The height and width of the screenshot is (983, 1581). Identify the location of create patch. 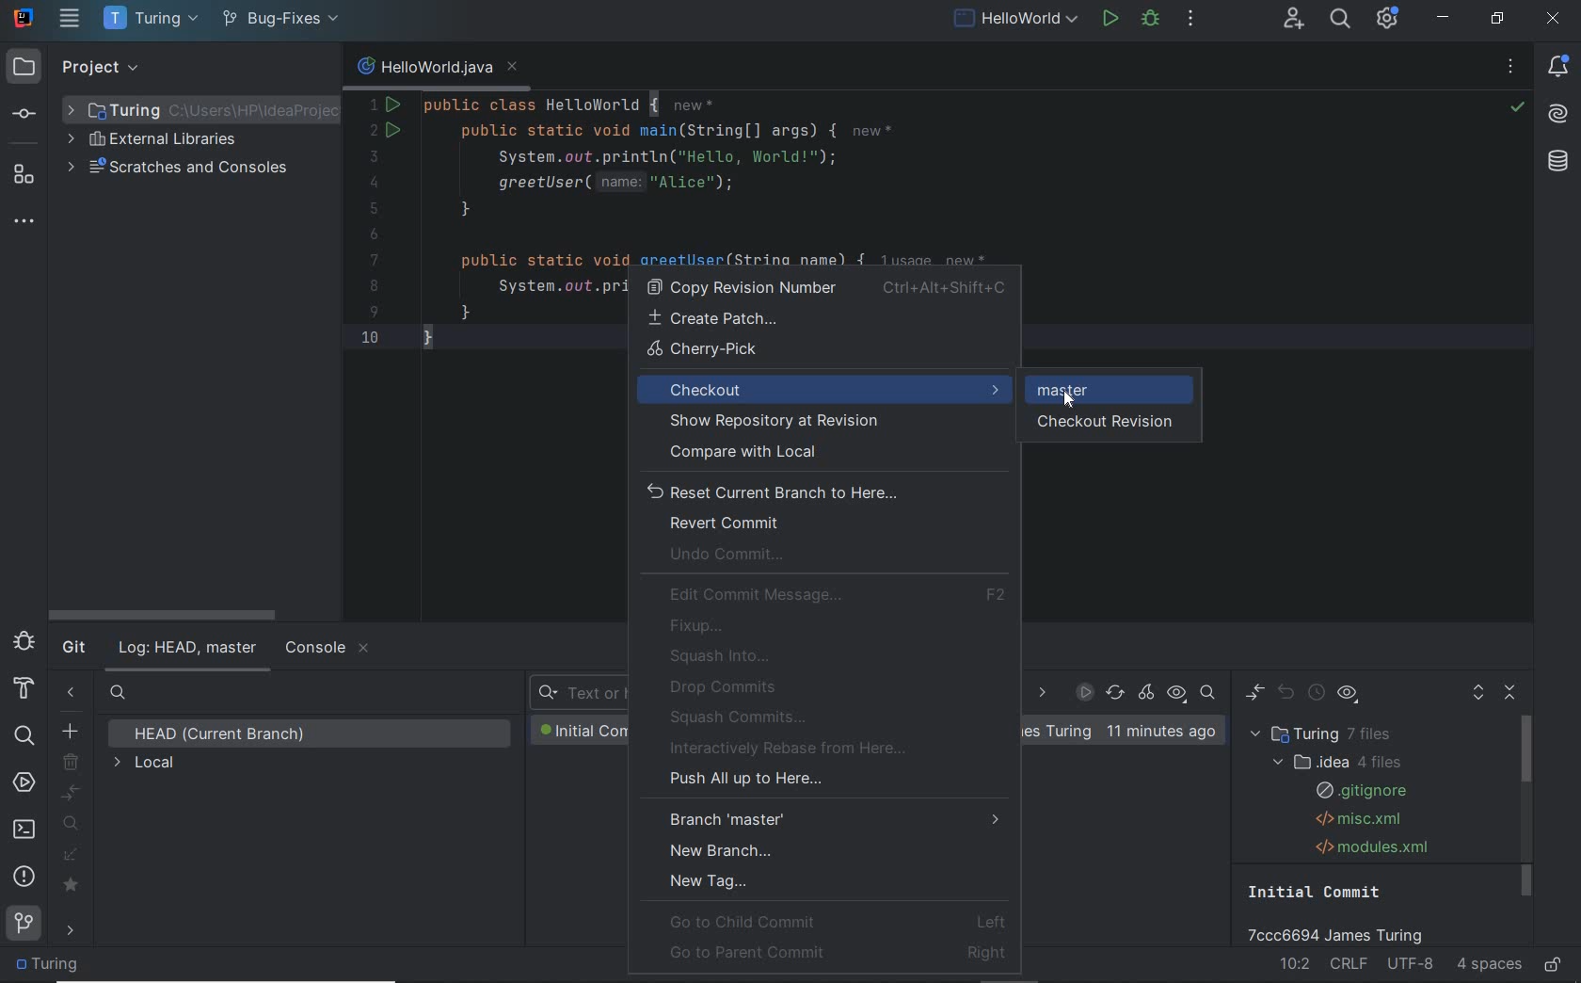
(822, 319).